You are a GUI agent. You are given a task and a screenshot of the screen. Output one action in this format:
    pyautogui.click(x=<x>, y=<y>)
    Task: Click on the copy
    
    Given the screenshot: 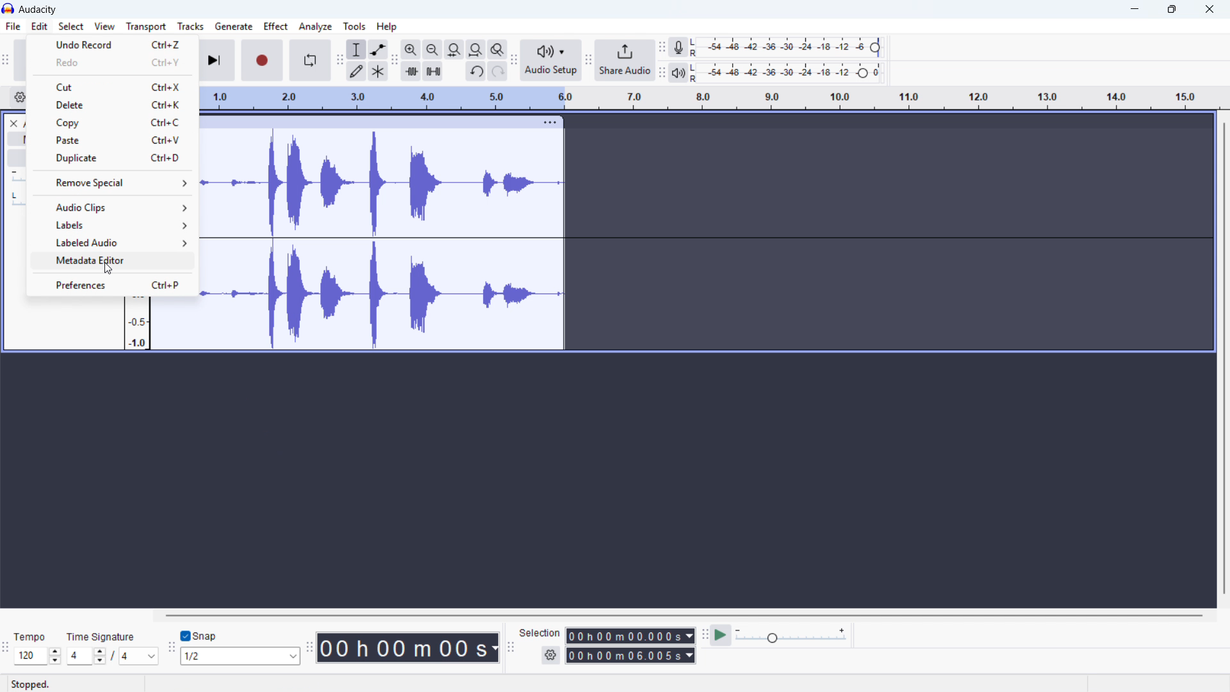 What is the action you would take?
    pyautogui.click(x=111, y=122)
    